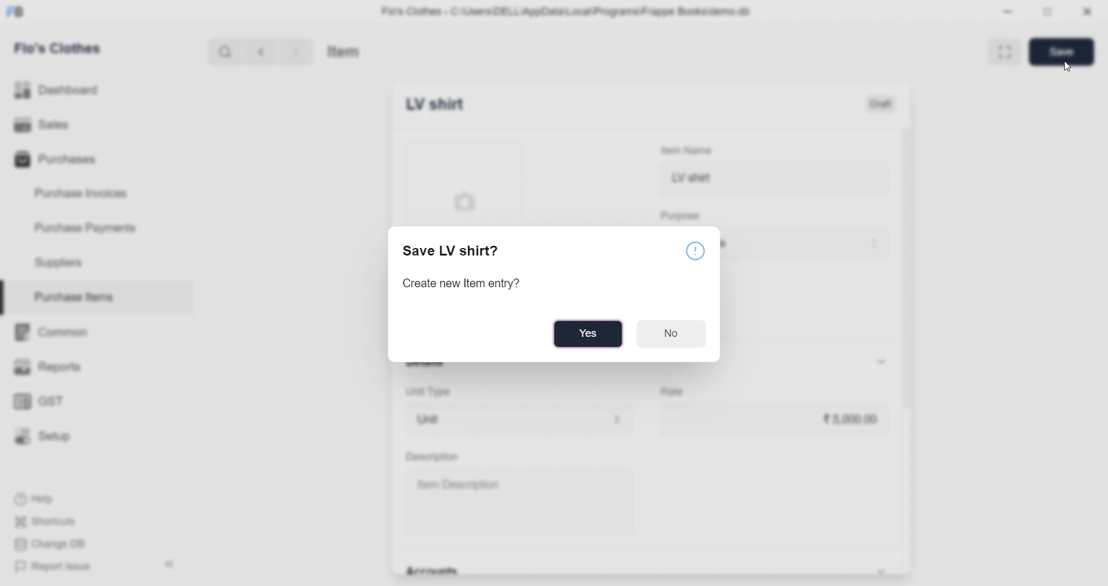 The width and height of the screenshot is (1108, 586). I want to click on cursor, so click(1069, 66).